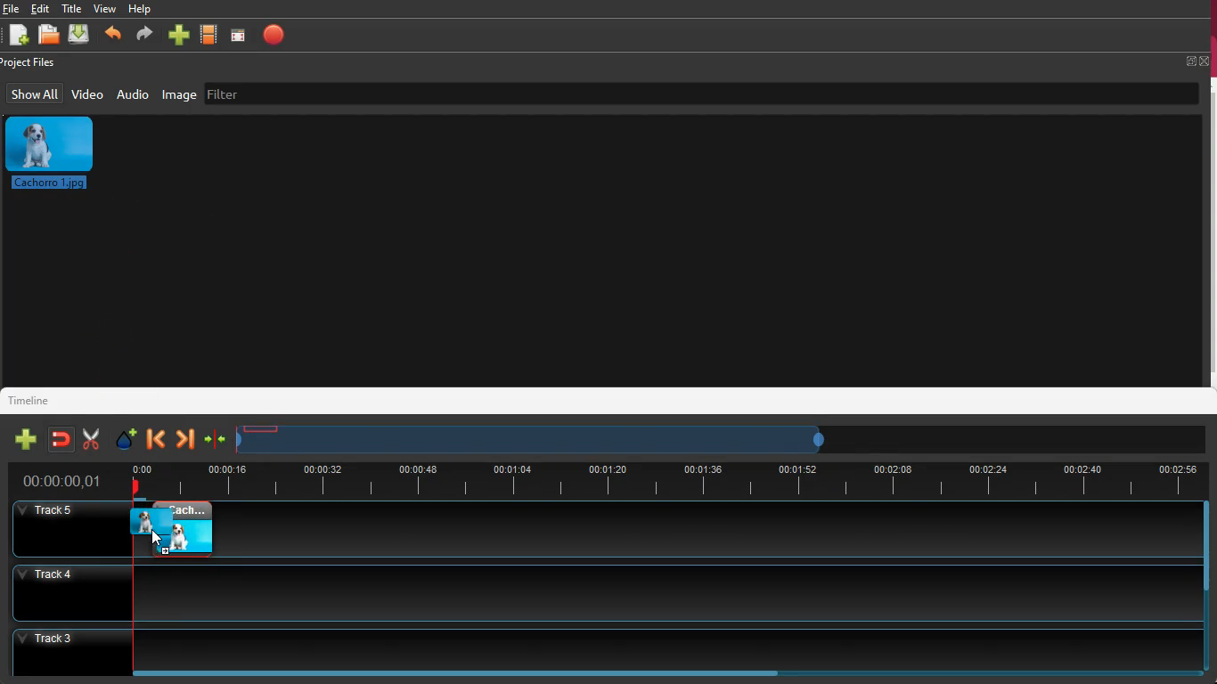  What do you see at coordinates (715, 529) in the screenshot?
I see `track` at bounding box center [715, 529].